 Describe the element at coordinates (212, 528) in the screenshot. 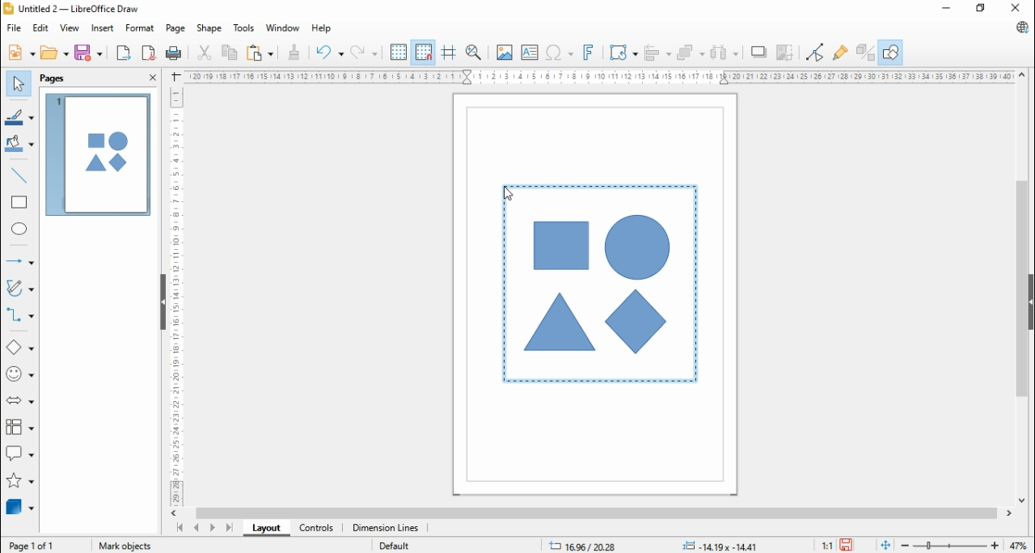

I see `next page` at that location.